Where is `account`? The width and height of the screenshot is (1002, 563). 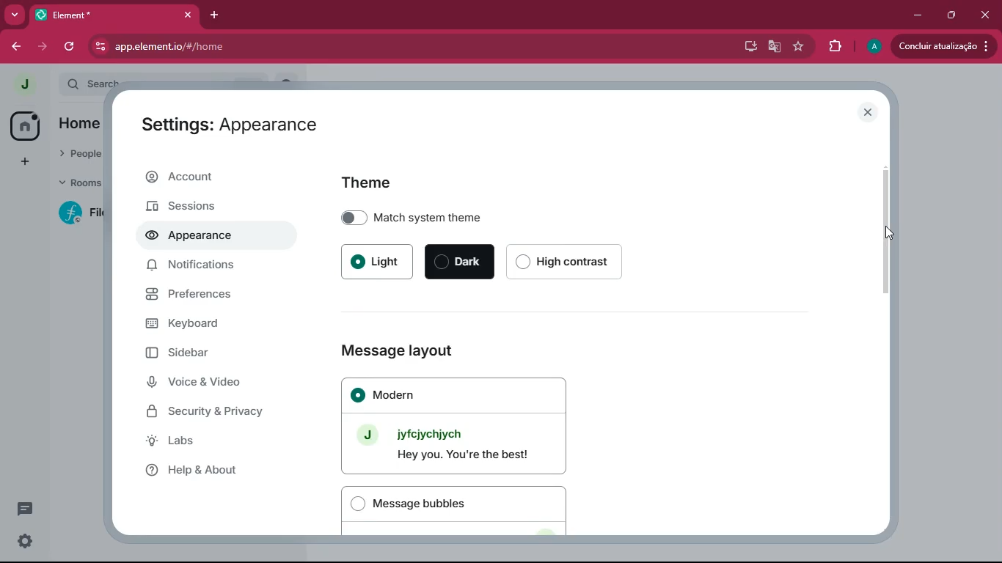
account is located at coordinates (216, 179).